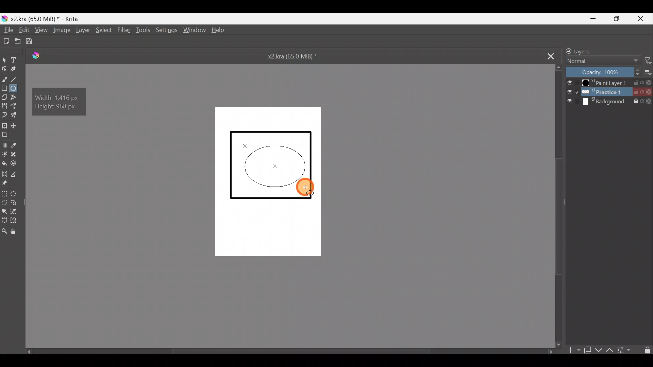 The image size is (653, 367). What do you see at coordinates (626, 351) in the screenshot?
I see `View/change layer properties` at bounding box center [626, 351].